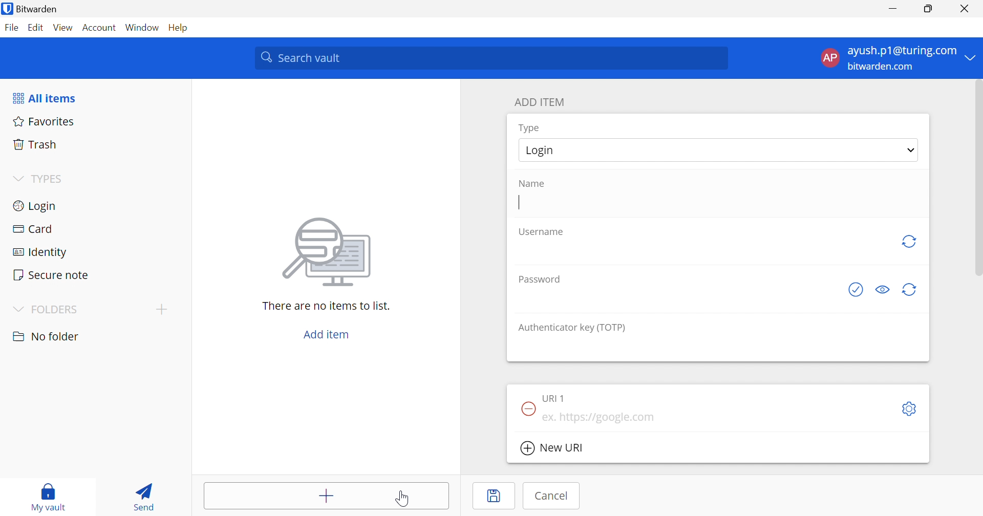 This screenshot has height=516, width=983. What do you see at coordinates (902, 51) in the screenshot?
I see `ayush.p1@turing.com` at bounding box center [902, 51].